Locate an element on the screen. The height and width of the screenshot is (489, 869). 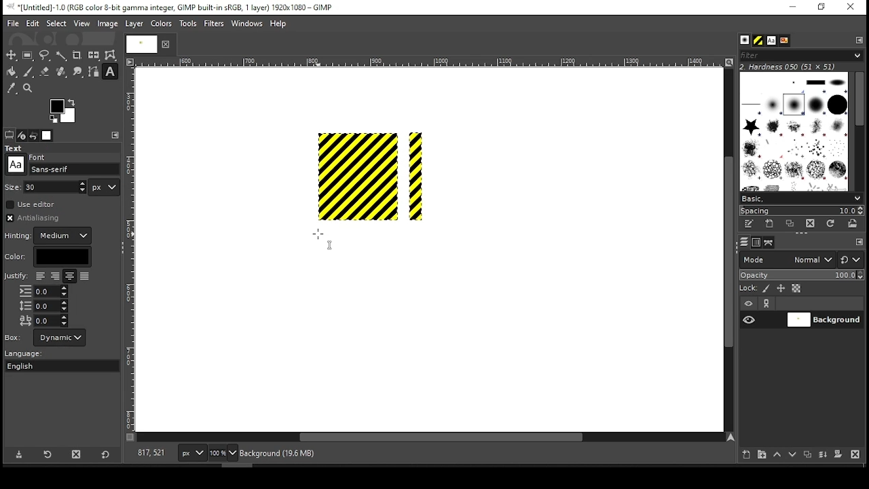
justify center is located at coordinates (69, 276).